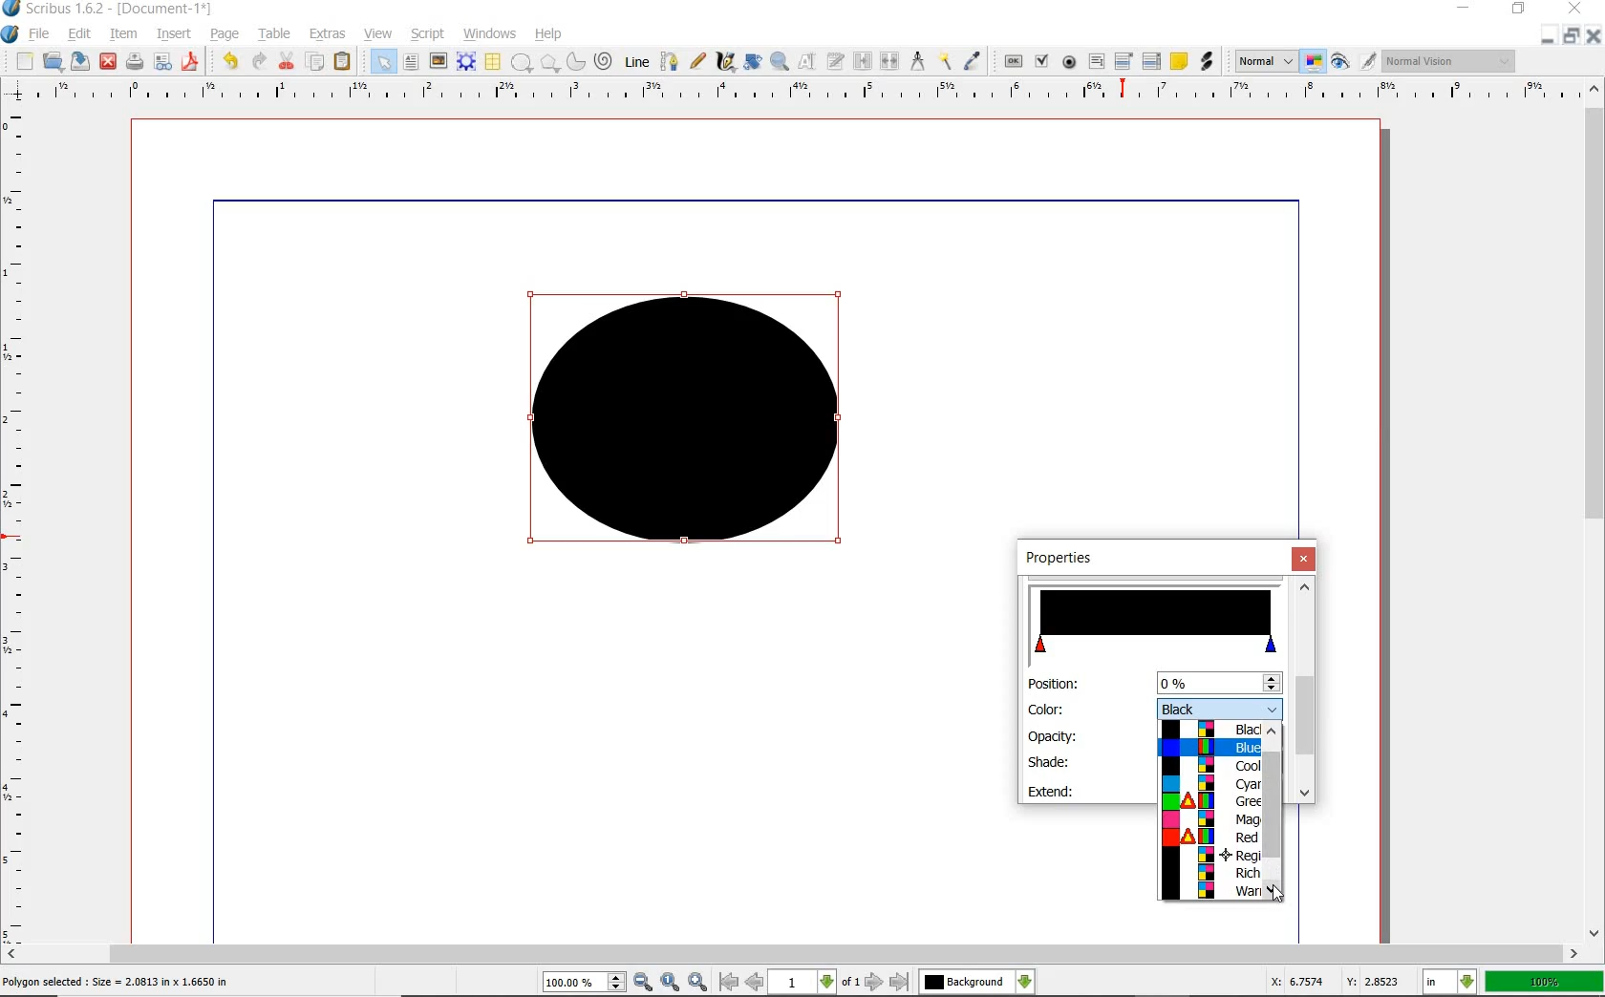  What do you see at coordinates (586, 984) in the screenshot?
I see `zoom ` at bounding box center [586, 984].